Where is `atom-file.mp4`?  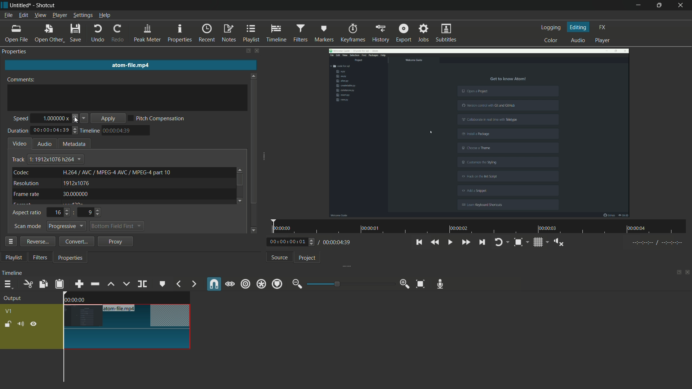 atom-file.mp4 is located at coordinates (121, 309).